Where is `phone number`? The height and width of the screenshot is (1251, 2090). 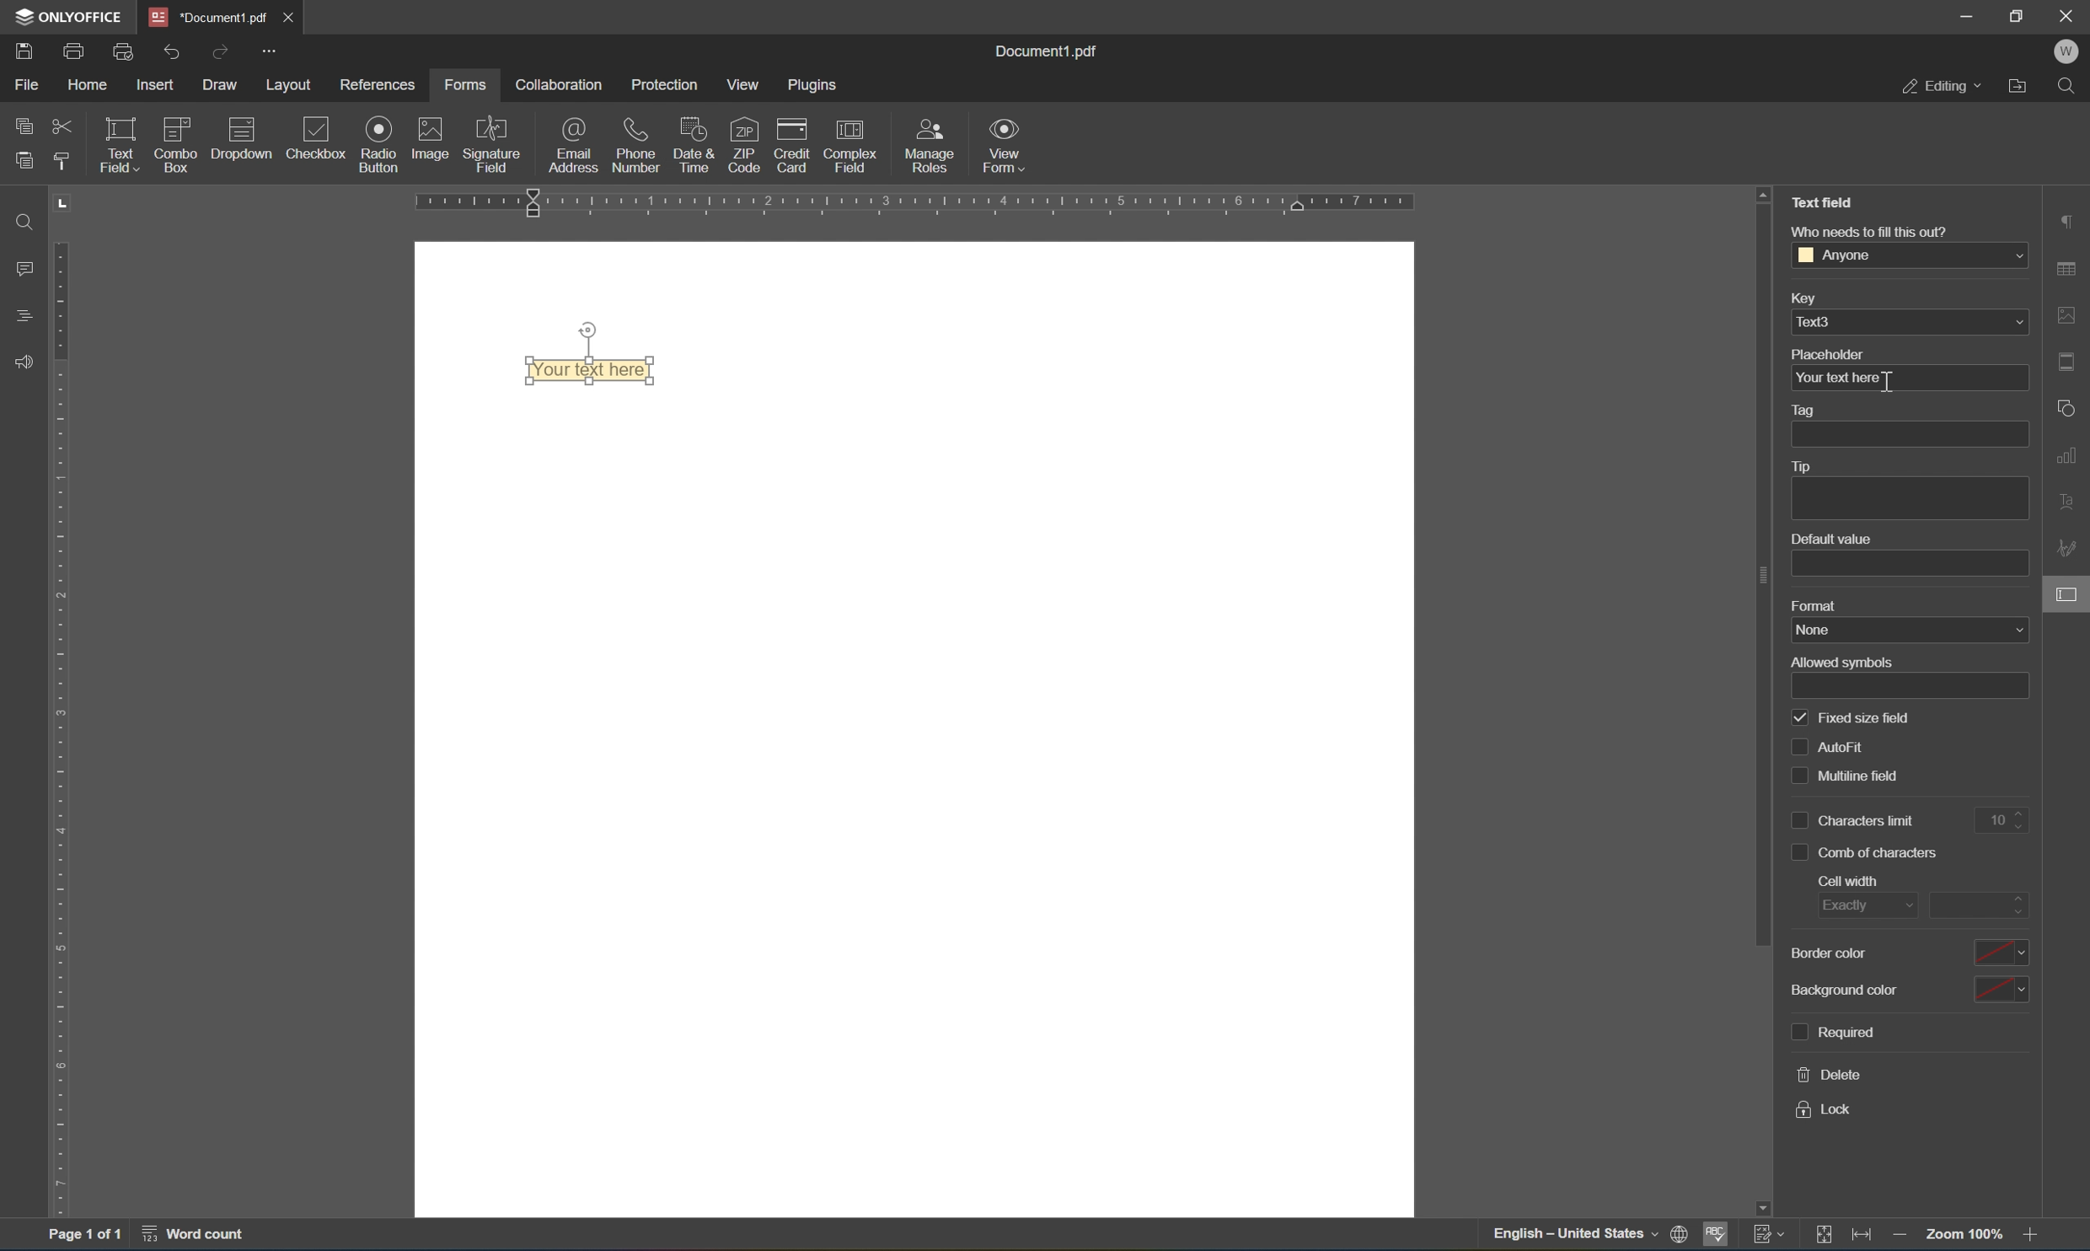
phone number is located at coordinates (636, 145).